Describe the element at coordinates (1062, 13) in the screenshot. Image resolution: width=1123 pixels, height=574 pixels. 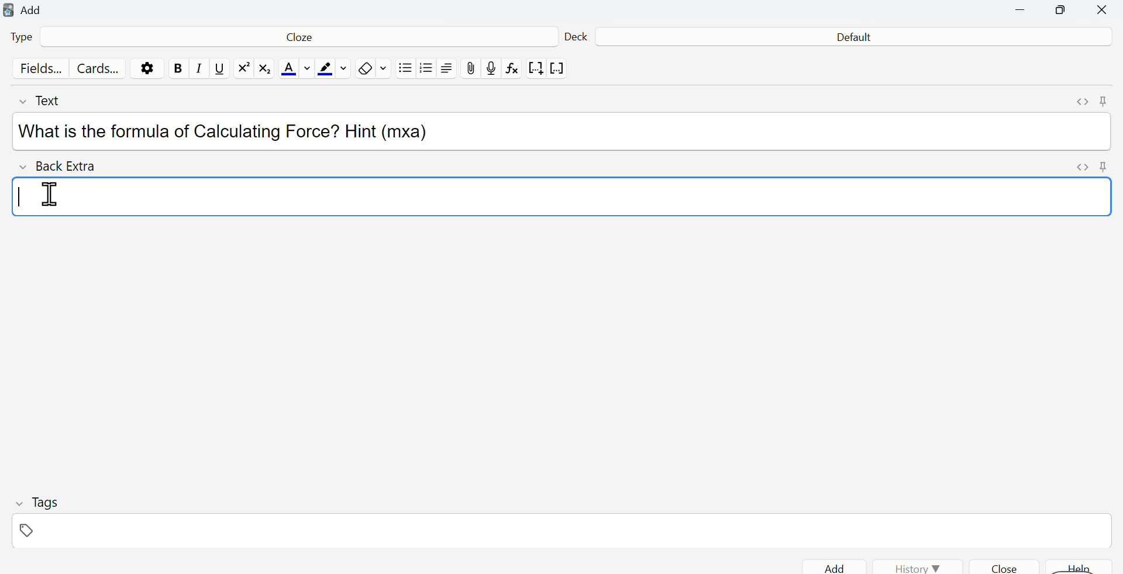
I see `Maximize` at that location.